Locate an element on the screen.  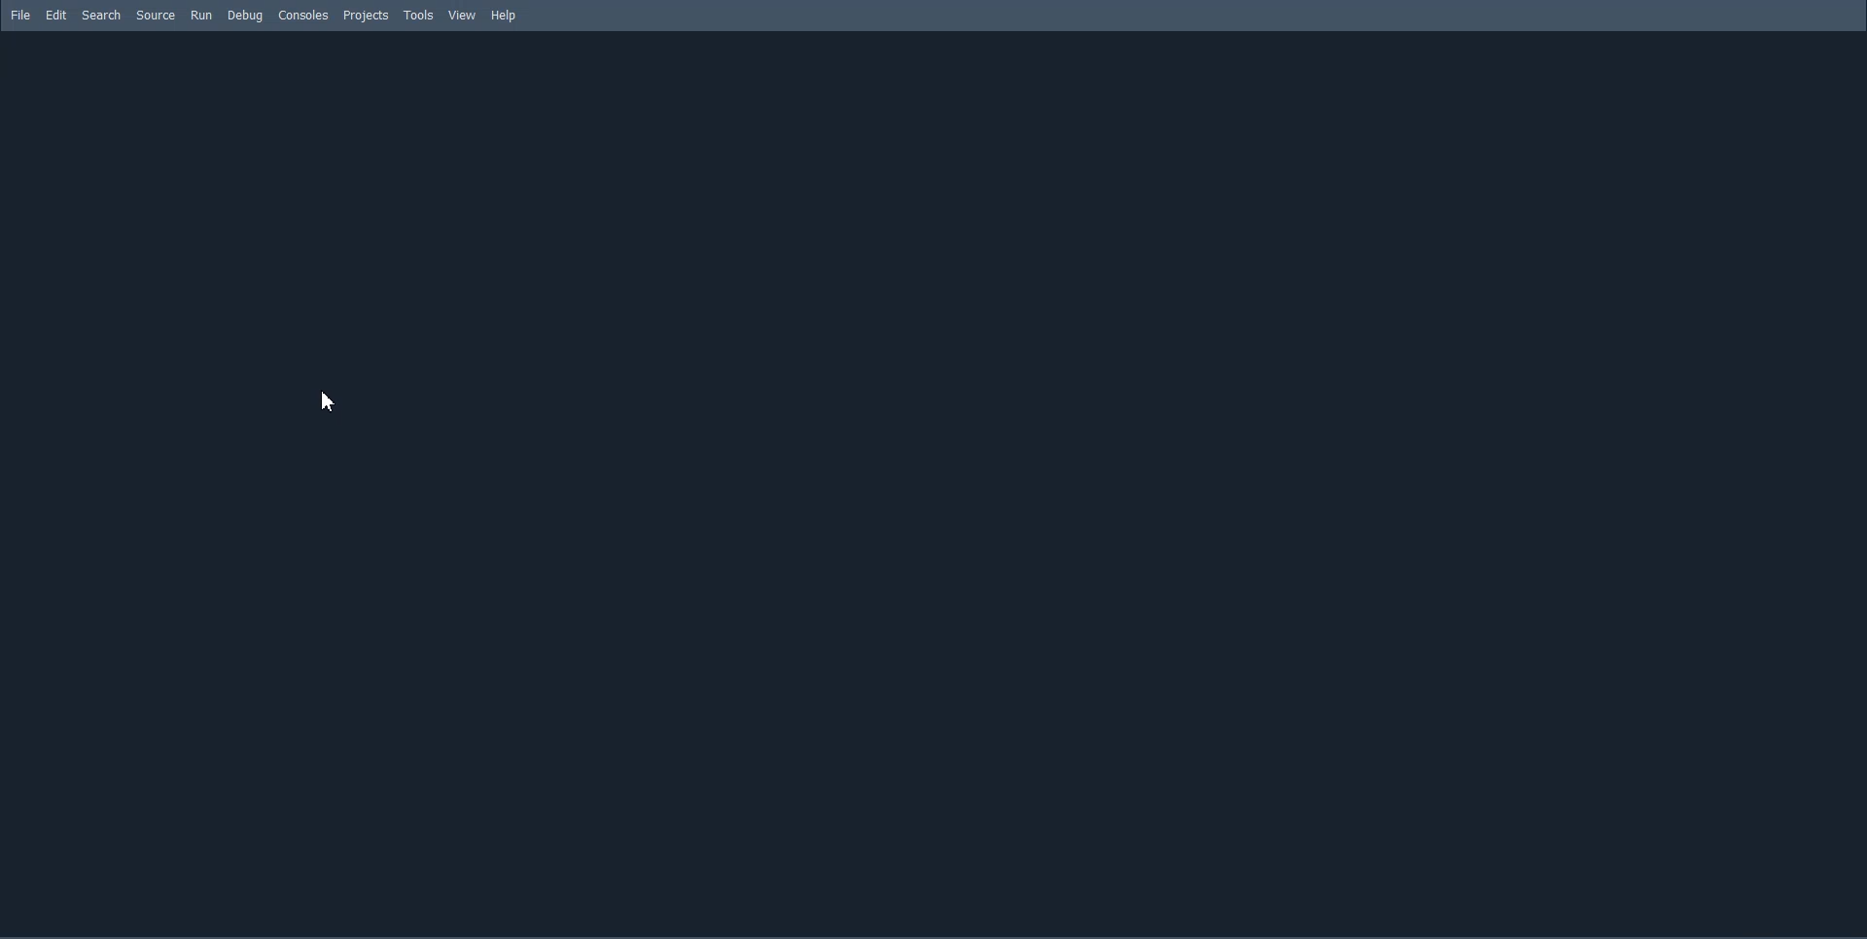
Help is located at coordinates (505, 15).